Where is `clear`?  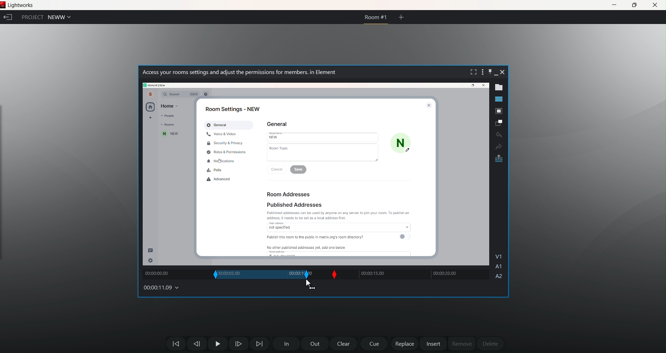 clear is located at coordinates (342, 343).